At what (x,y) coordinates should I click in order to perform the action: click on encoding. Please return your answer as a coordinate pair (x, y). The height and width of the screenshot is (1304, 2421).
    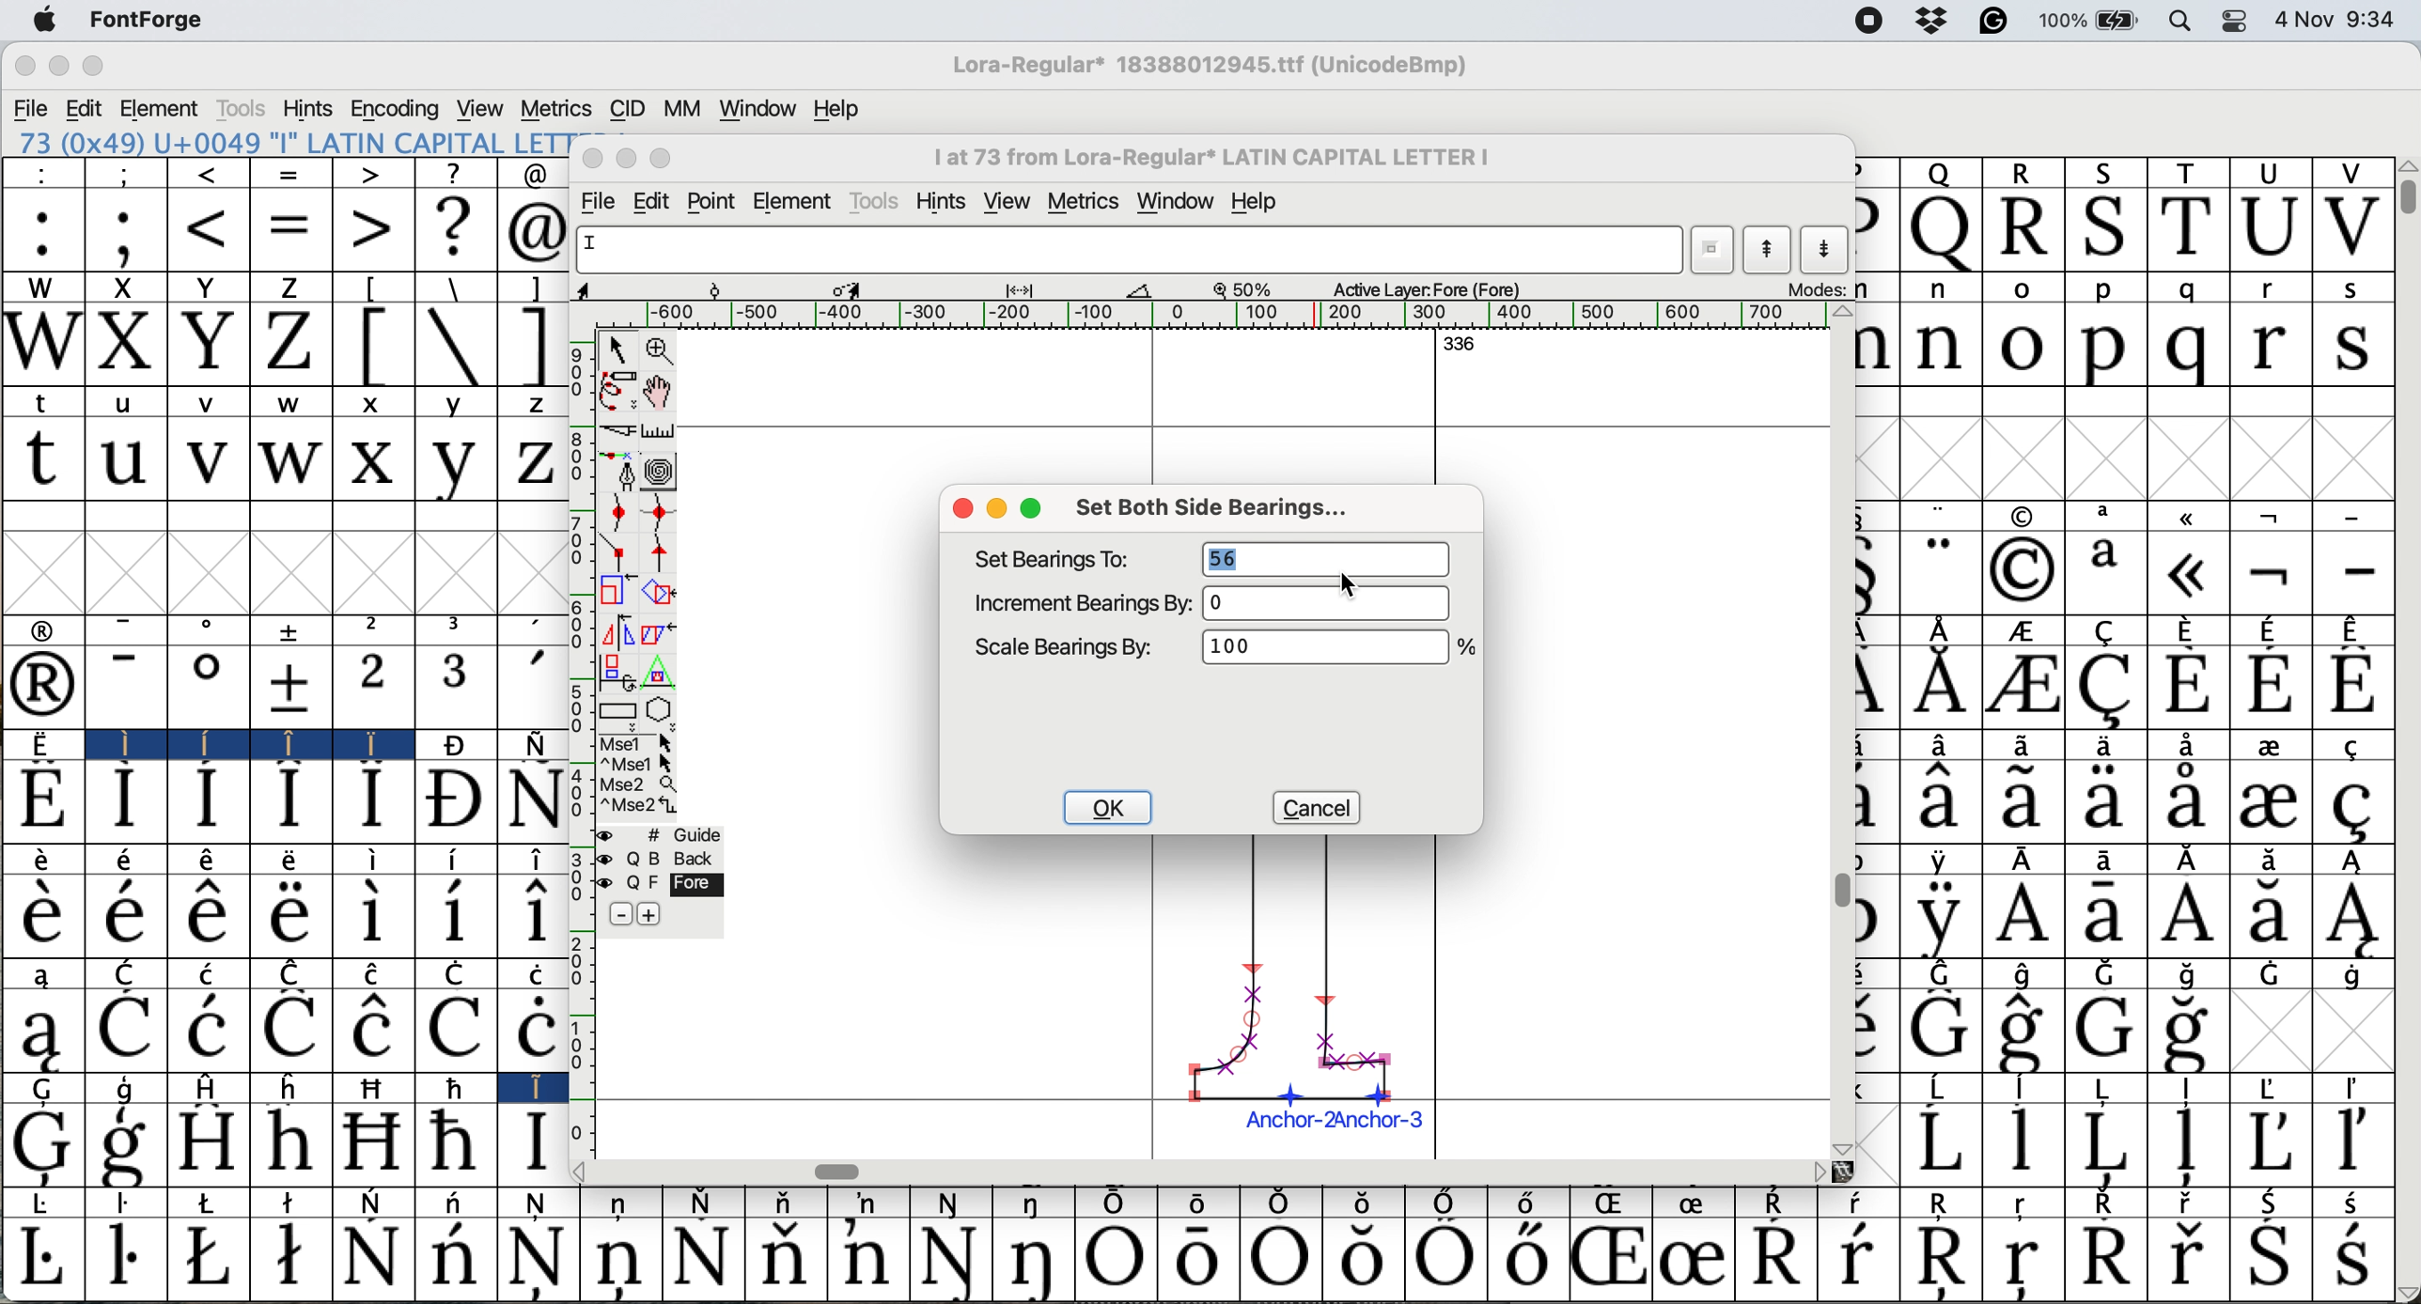
    Looking at the image, I should click on (397, 108).